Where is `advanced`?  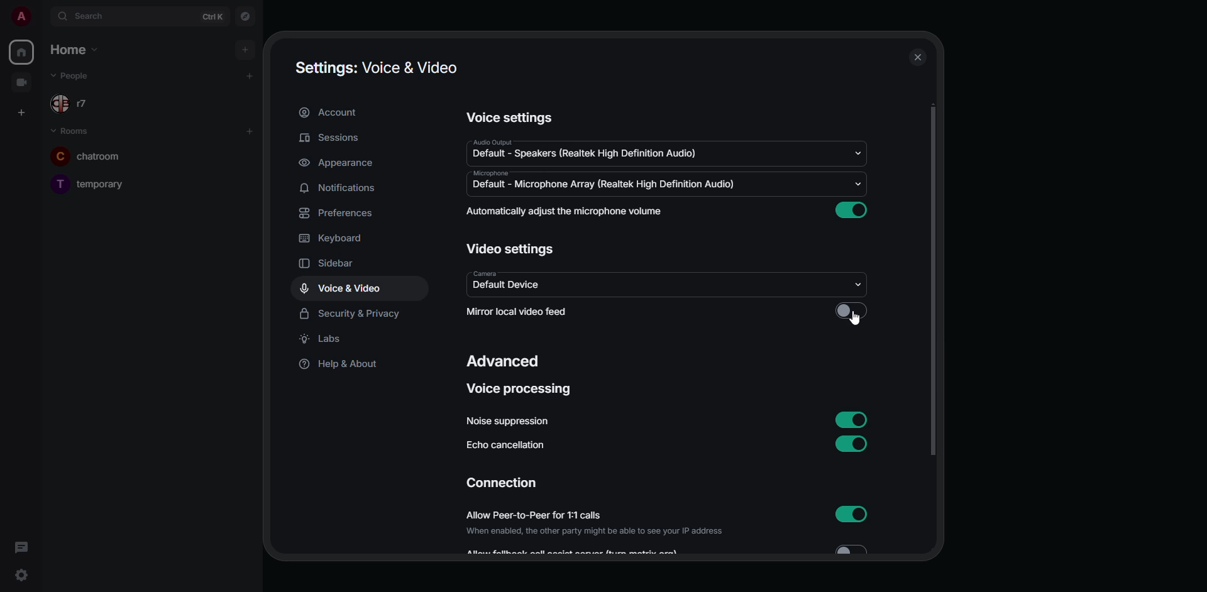
advanced is located at coordinates (506, 360).